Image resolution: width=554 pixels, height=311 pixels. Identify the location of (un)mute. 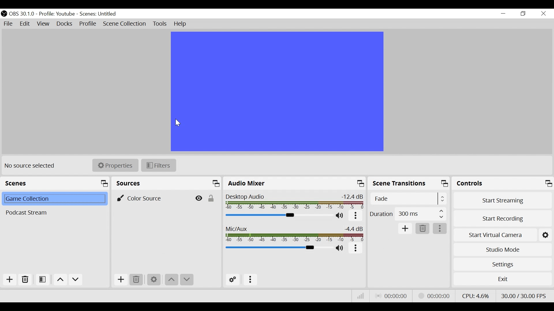
(340, 248).